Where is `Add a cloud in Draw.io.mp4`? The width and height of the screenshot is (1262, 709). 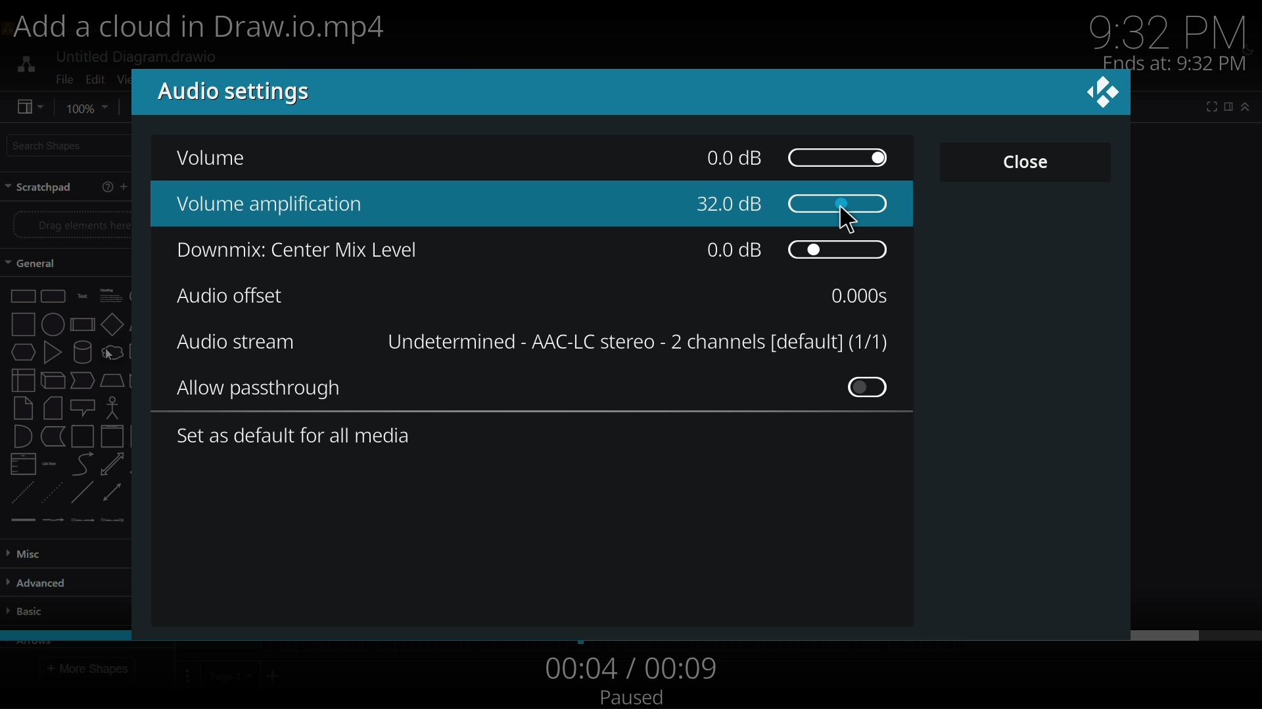 Add a cloud in Draw.io.mp4 is located at coordinates (214, 30).